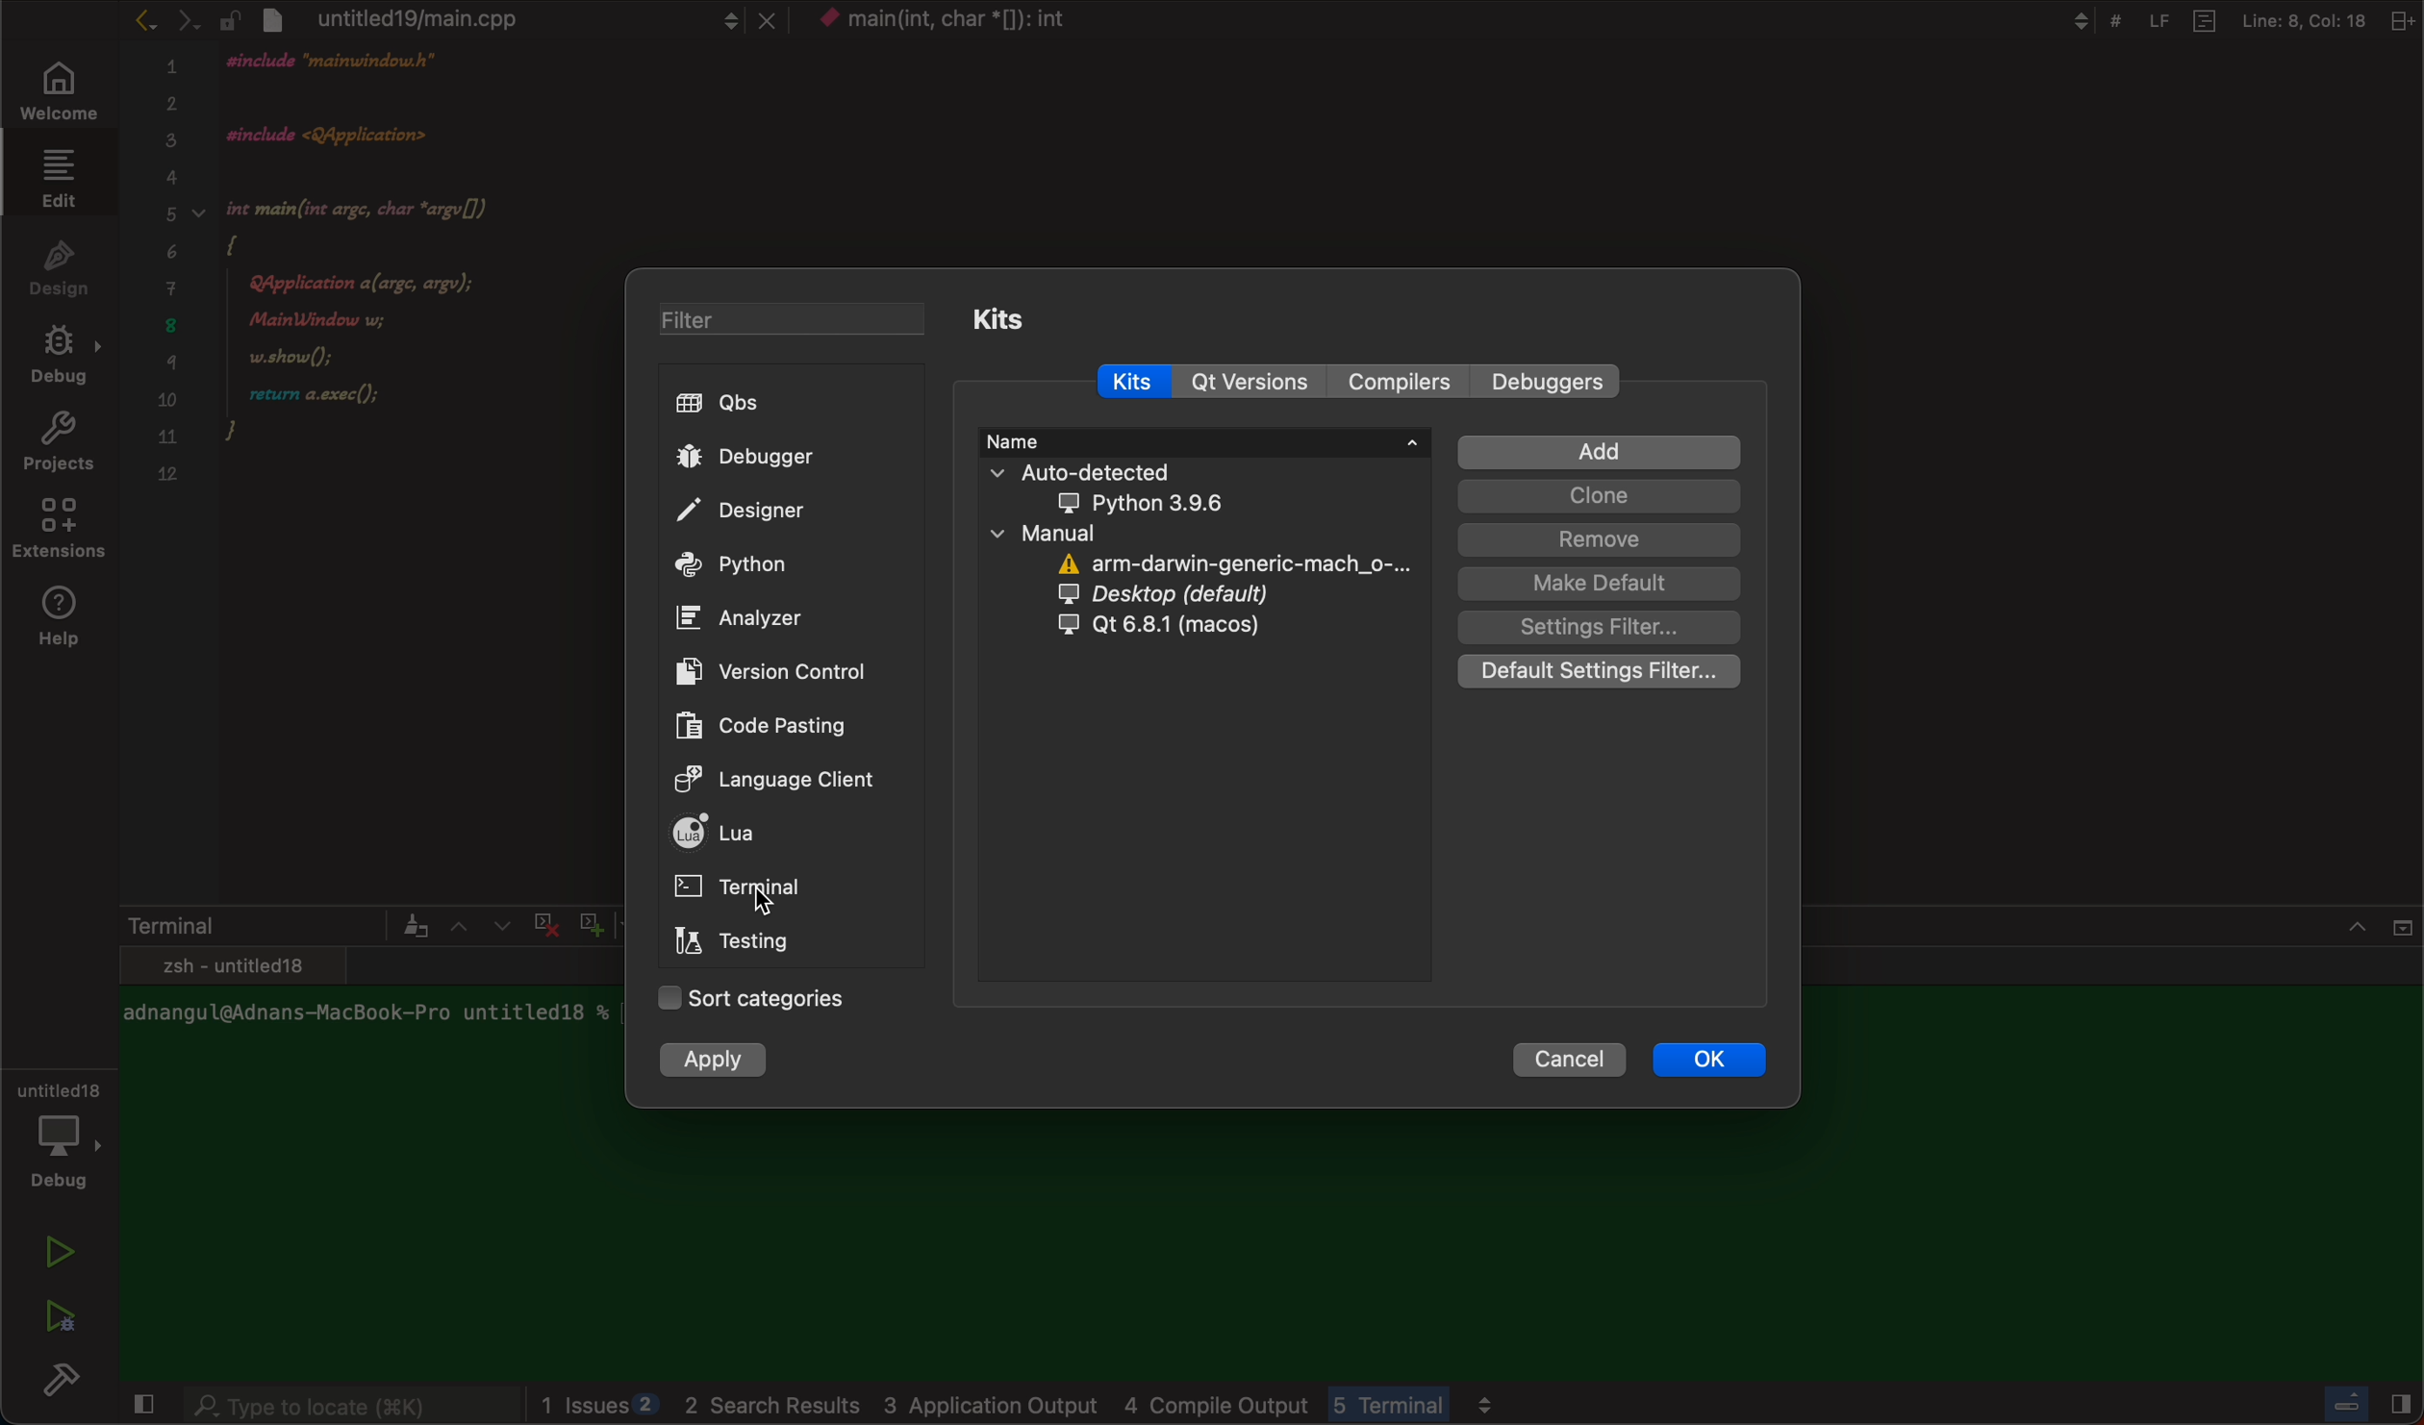 This screenshot has height=1425, width=2424. Describe the element at coordinates (58, 1132) in the screenshot. I see `debugger` at that location.